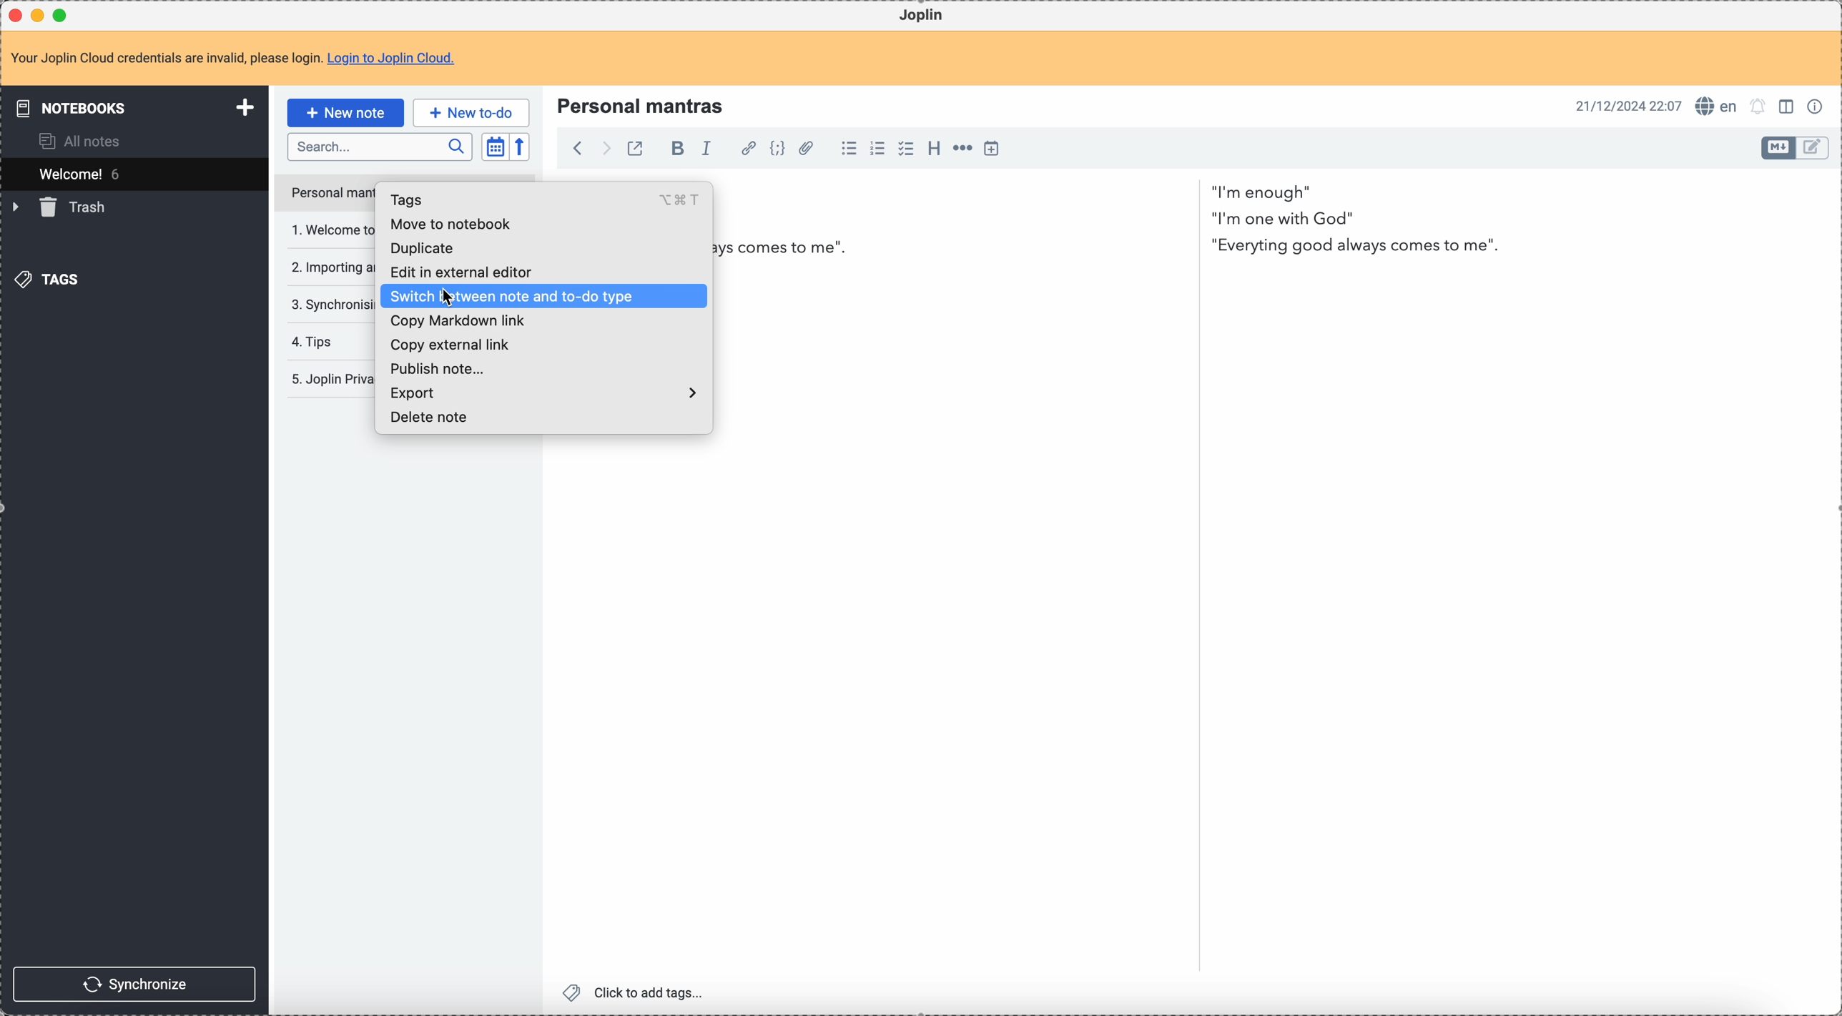 The image size is (1842, 1016). I want to click on foward, so click(605, 149).